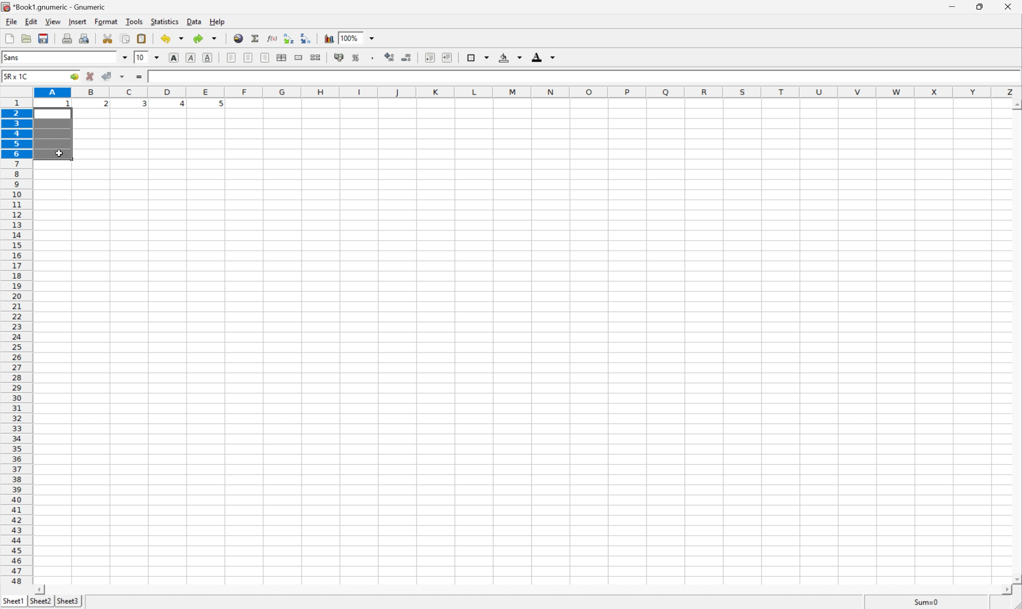  What do you see at coordinates (42, 590) in the screenshot?
I see `scroll left` at bounding box center [42, 590].